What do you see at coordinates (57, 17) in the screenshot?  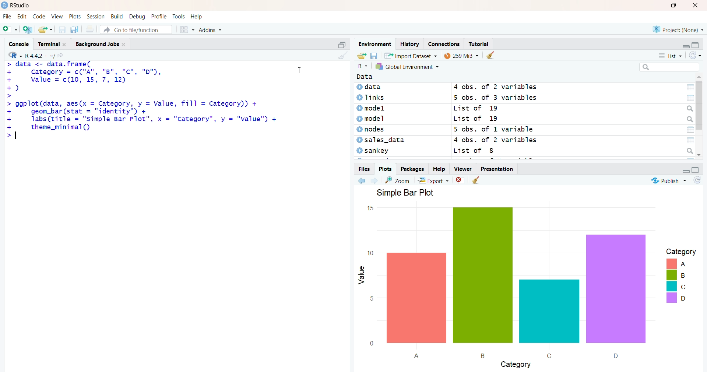 I see `View` at bounding box center [57, 17].